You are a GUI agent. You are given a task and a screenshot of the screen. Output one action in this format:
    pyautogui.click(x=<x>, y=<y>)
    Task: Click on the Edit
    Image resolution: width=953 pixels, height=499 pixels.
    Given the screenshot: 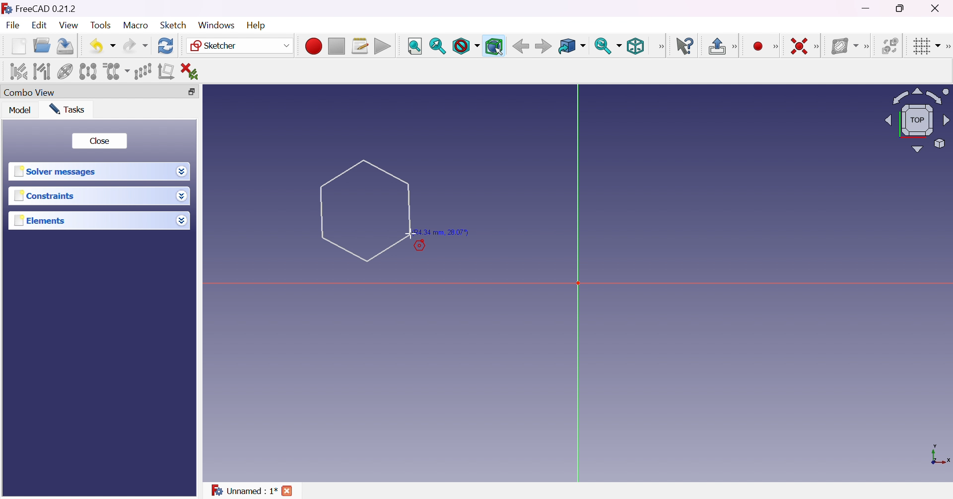 What is the action you would take?
    pyautogui.click(x=41, y=25)
    